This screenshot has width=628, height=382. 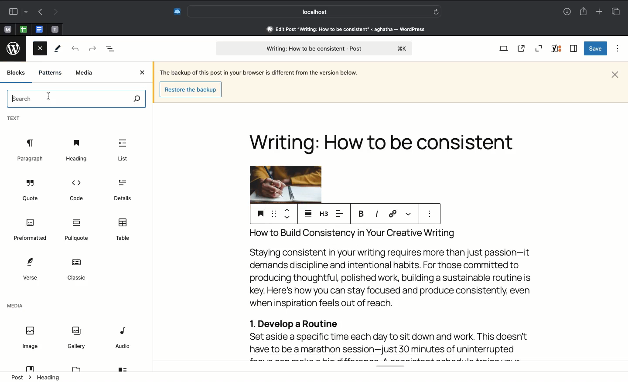 I want to click on Blocks, so click(x=17, y=72).